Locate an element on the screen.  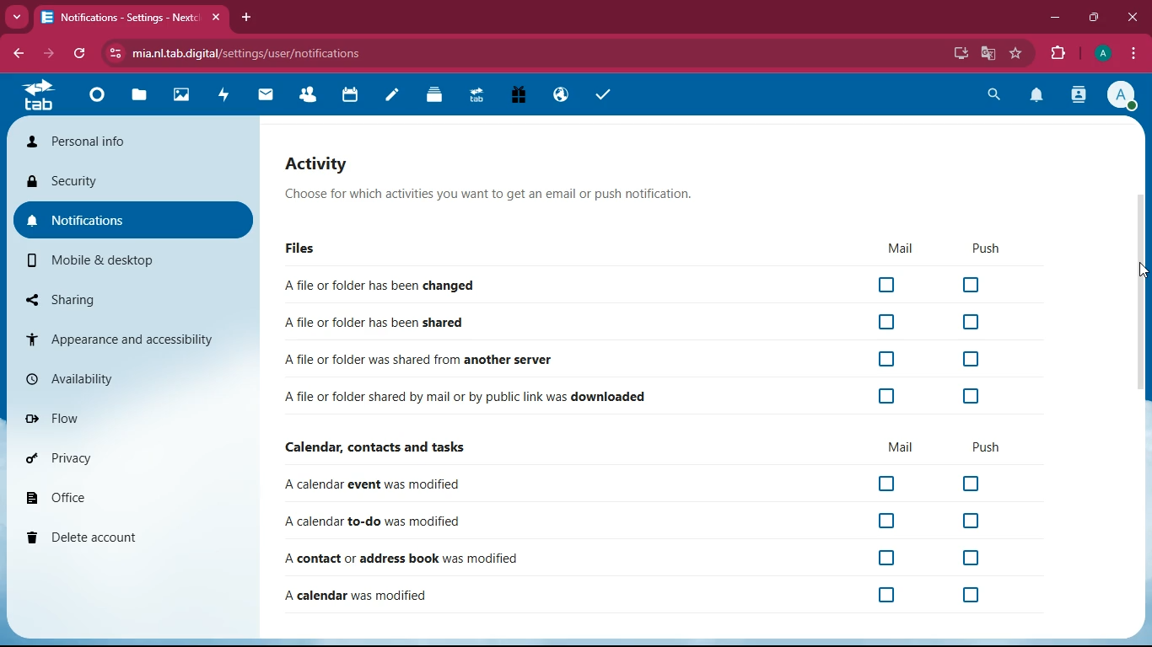
security is located at coordinates (133, 179).